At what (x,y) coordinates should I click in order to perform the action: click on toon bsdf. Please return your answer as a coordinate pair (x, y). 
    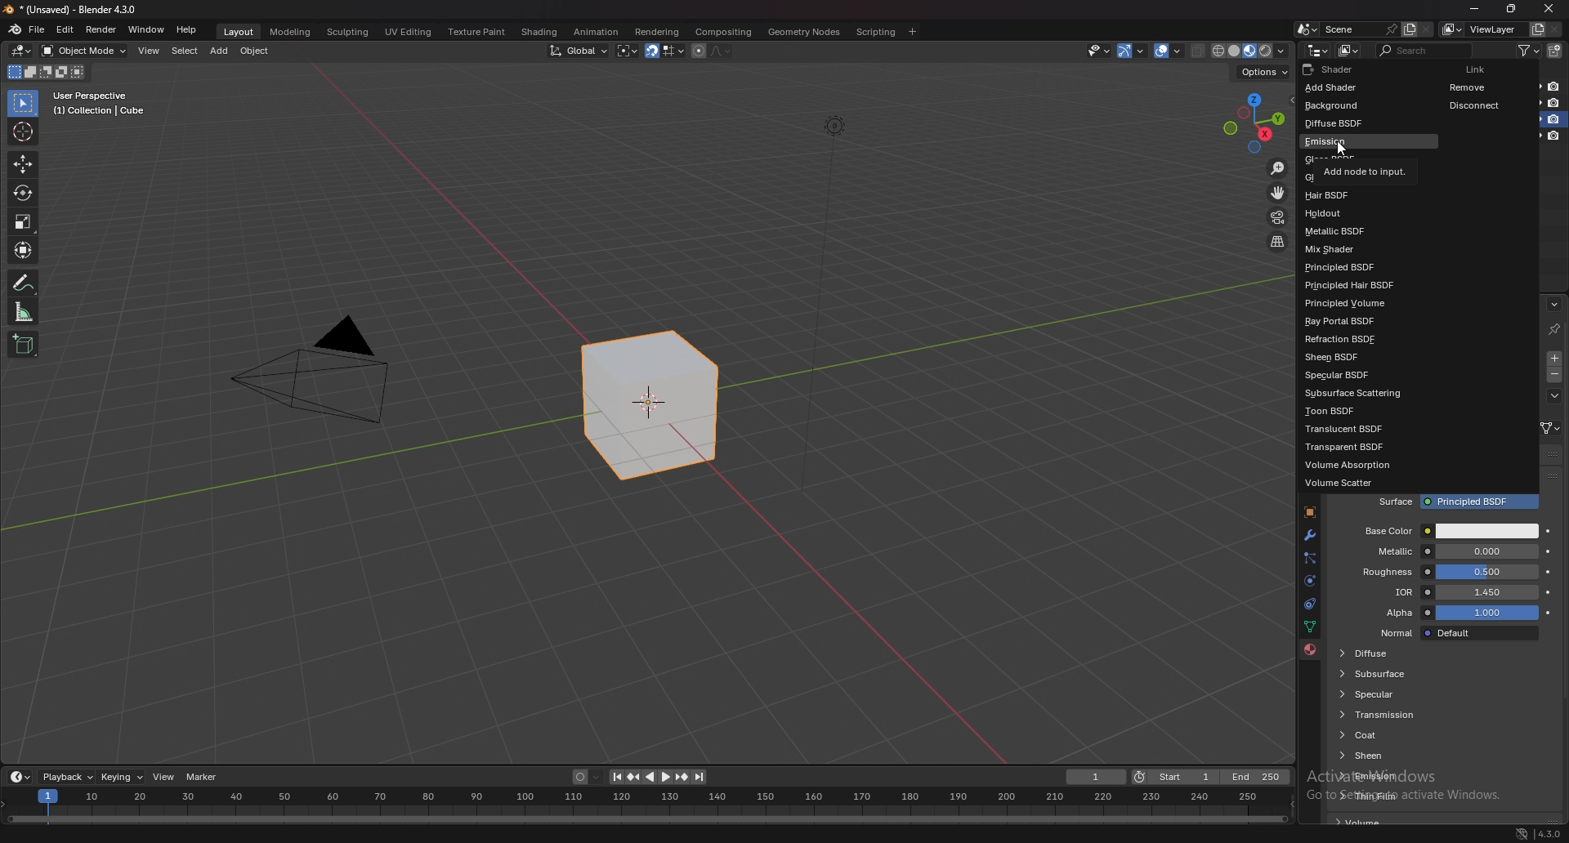
    Looking at the image, I should click on (1351, 411).